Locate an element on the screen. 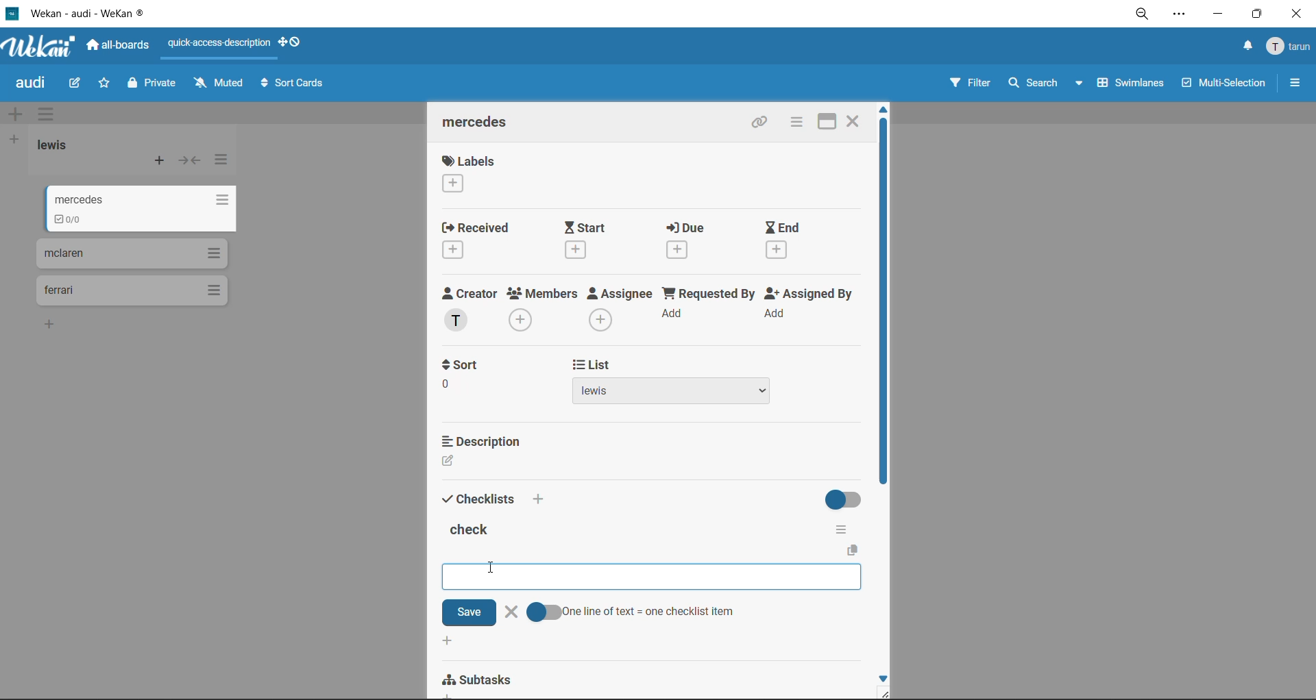 The image size is (1316, 700). sort cards is located at coordinates (295, 86).